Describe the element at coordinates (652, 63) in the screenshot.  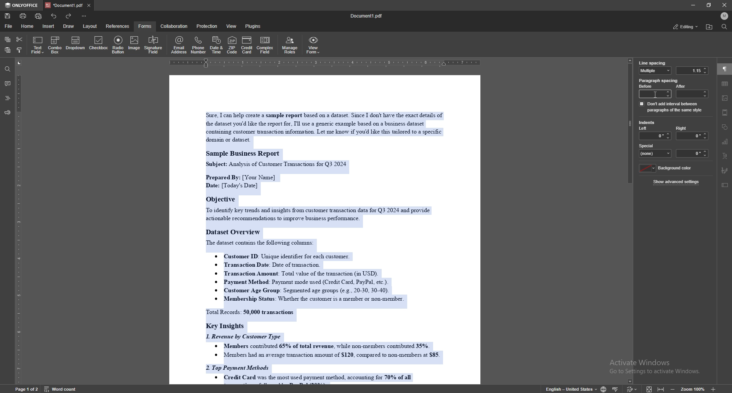
I see `line spacing` at that location.